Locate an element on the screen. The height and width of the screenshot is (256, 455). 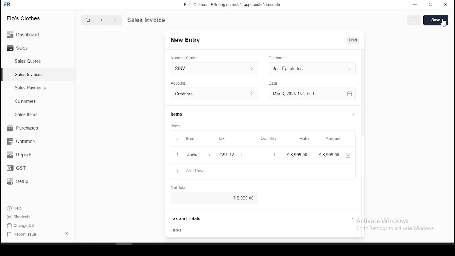
type is located at coordinates (273, 82).